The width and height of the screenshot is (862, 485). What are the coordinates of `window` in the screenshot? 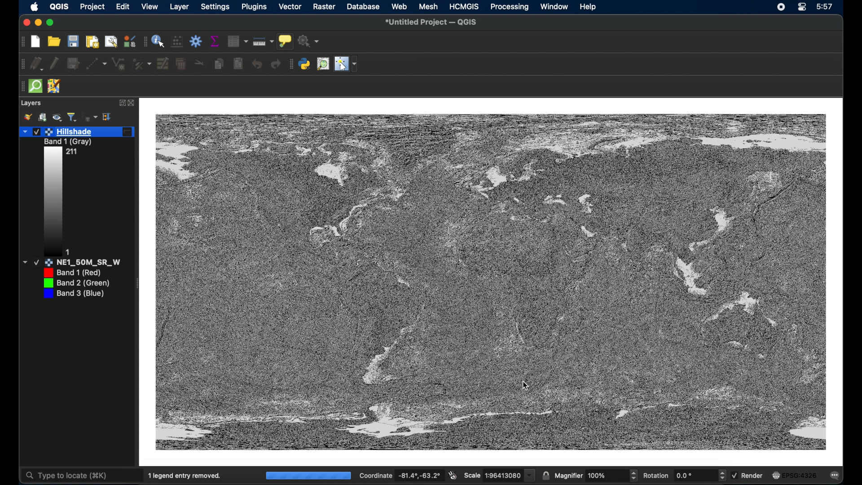 It's located at (554, 7).